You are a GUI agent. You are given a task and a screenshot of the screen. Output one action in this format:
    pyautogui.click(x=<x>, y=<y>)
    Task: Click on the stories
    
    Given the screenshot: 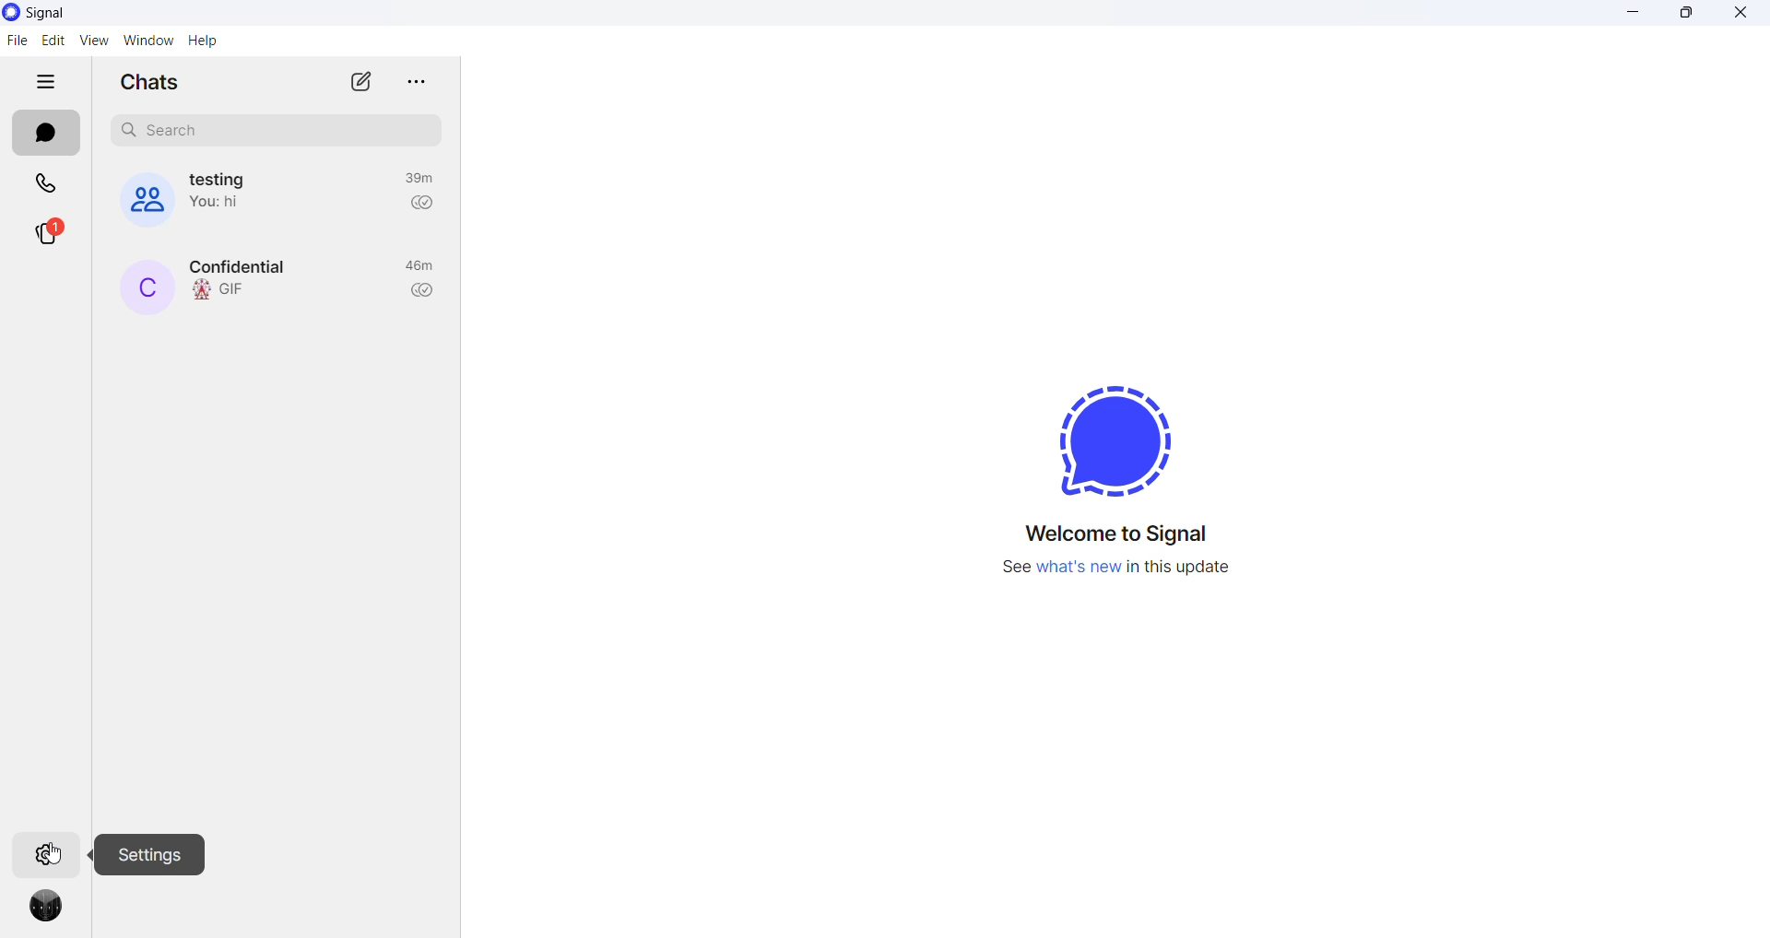 What is the action you would take?
    pyautogui.click(x=45, y=239)
    